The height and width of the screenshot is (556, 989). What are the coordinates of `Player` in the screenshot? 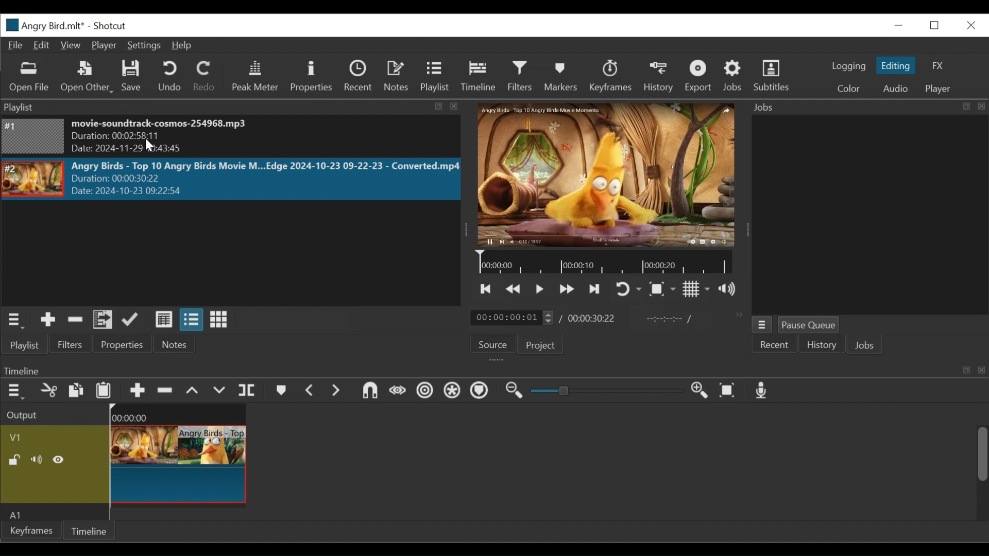 It's located at (939, 90).